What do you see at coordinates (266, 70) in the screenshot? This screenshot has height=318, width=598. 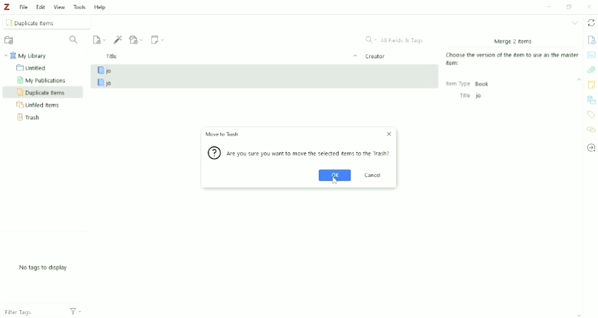 I see `jo` at bounding box center [266, 70].